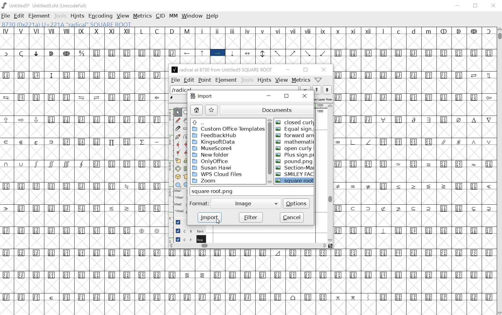  Describe the element at coordinates (294, 181) in the screenshot. I see `square root` at that location.